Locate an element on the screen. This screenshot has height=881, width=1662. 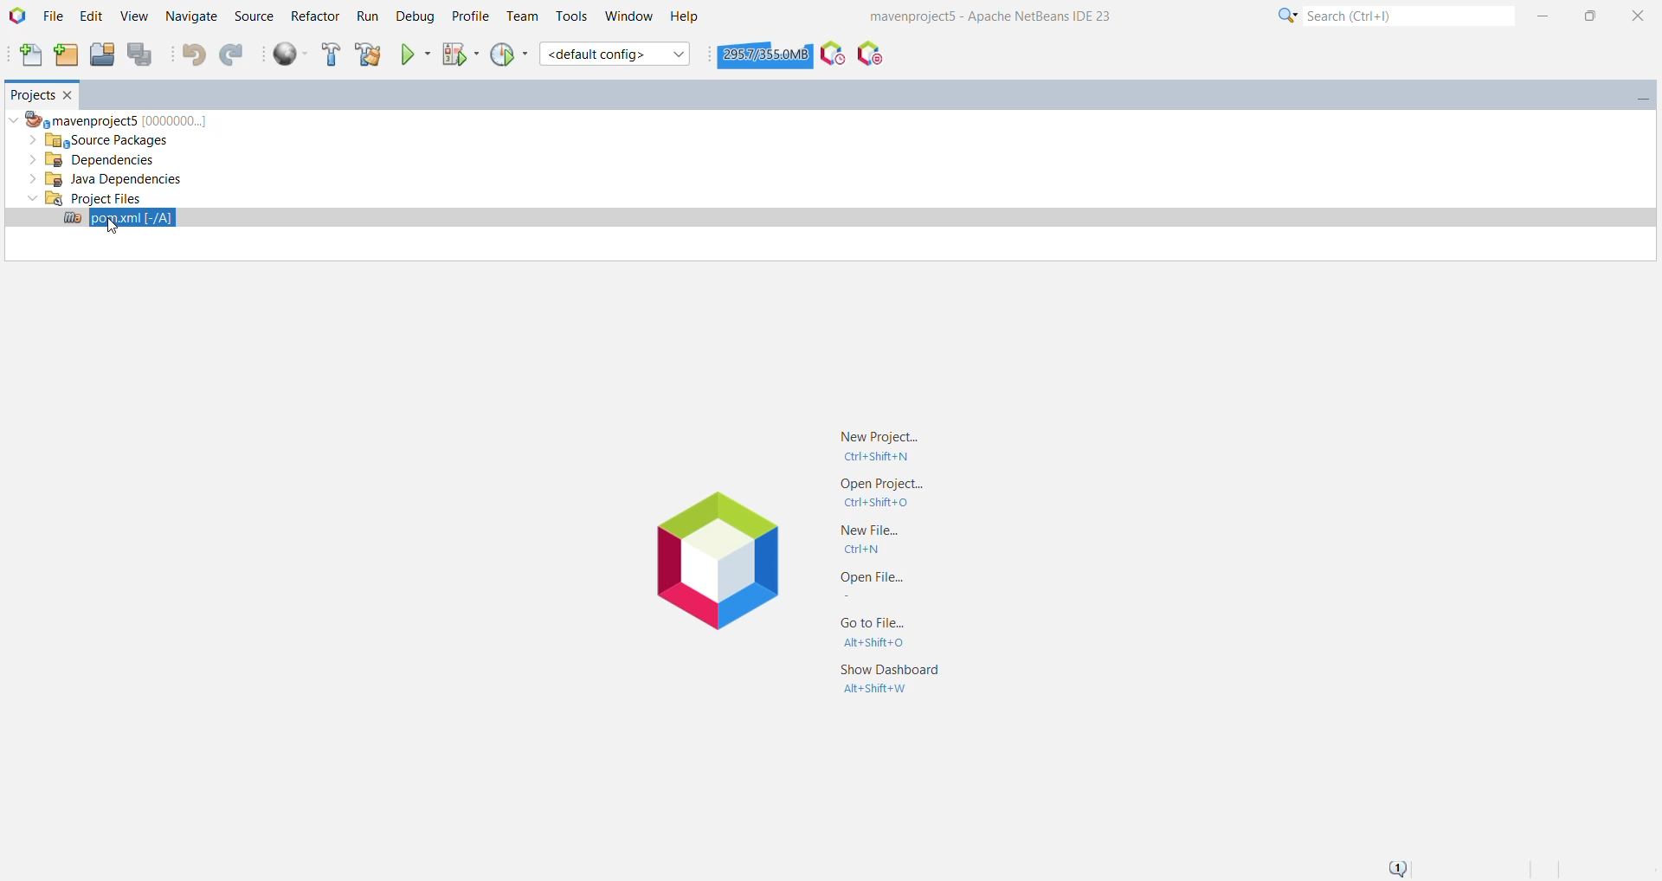
Profile the IDE is located at coordinates (833, 53).